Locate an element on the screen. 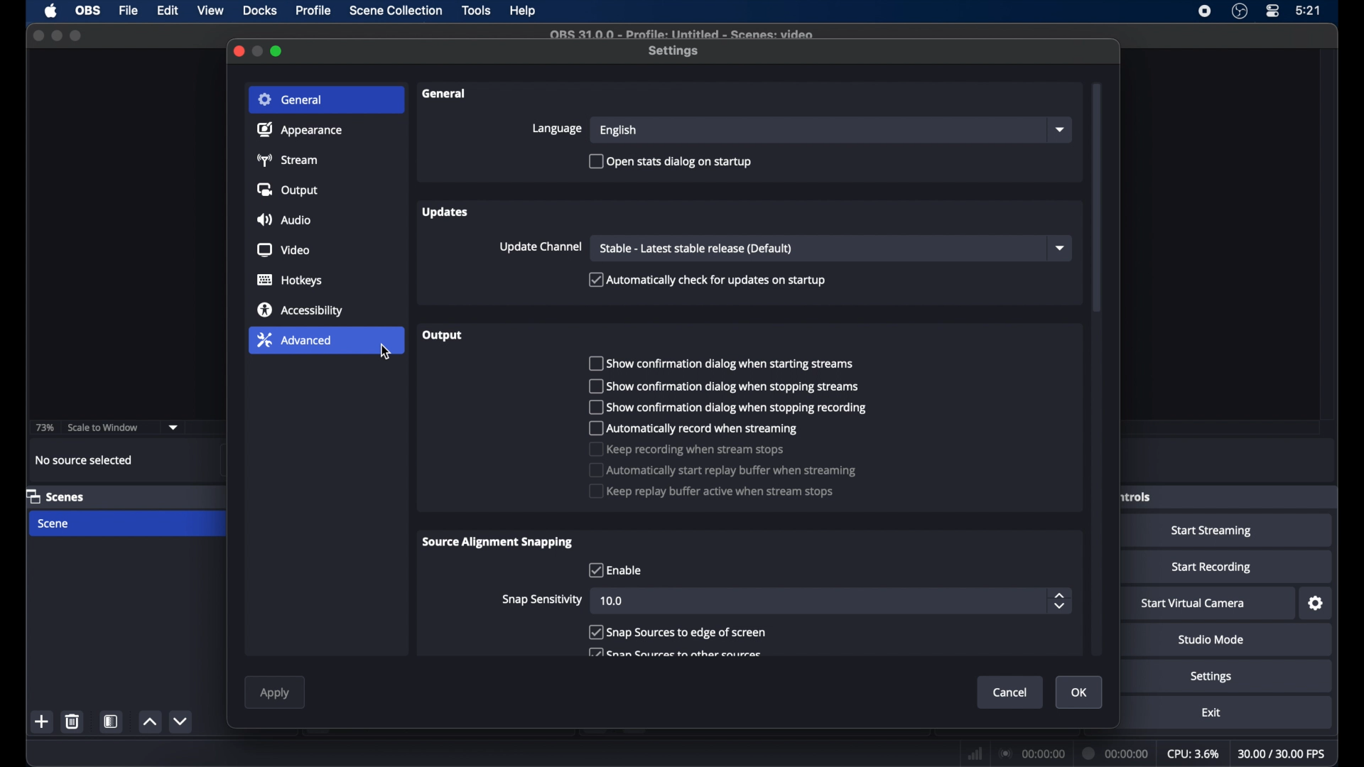  start recording is located at coordinates (1211, 568).